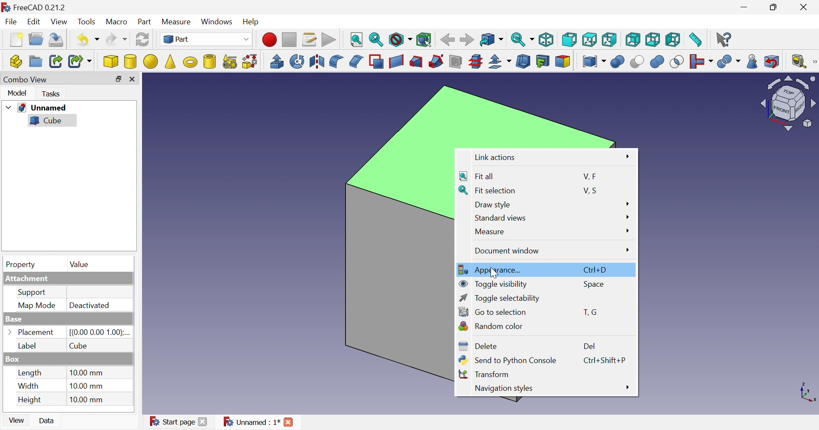  What do you see at coordinates (618, 61) in the screenshot?
I see `Boolean` at bounding box center [618, 61].